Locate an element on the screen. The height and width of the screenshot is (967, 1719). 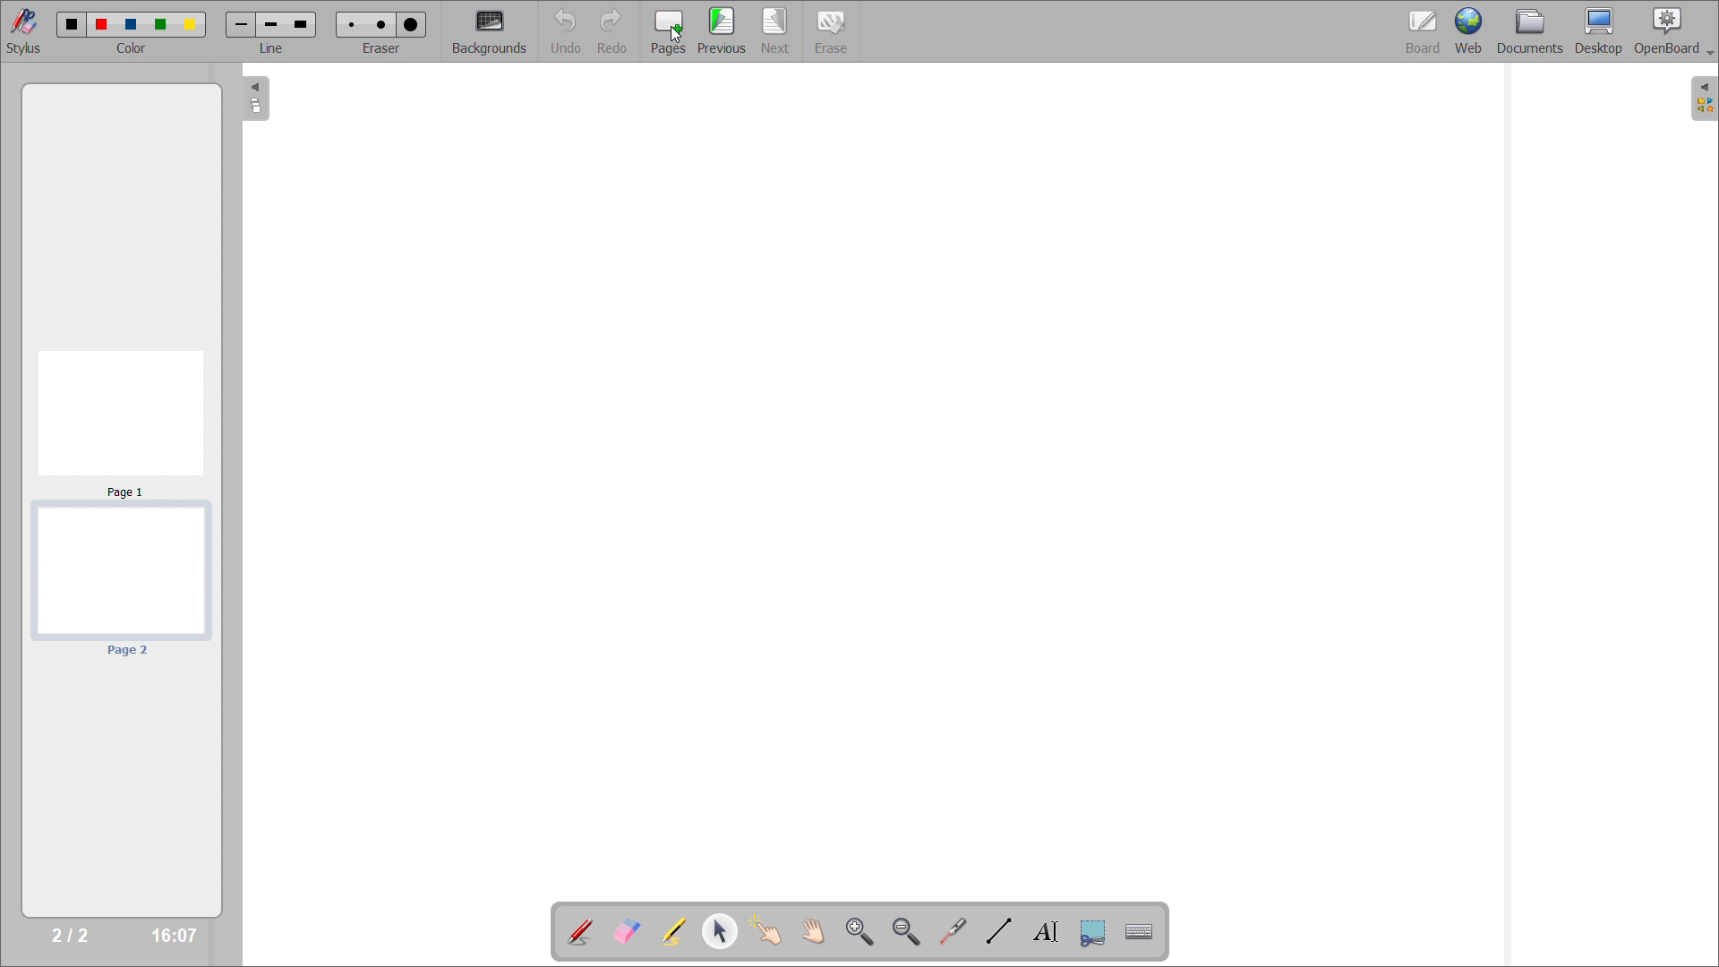
next page is located at coordinates (777, 30).